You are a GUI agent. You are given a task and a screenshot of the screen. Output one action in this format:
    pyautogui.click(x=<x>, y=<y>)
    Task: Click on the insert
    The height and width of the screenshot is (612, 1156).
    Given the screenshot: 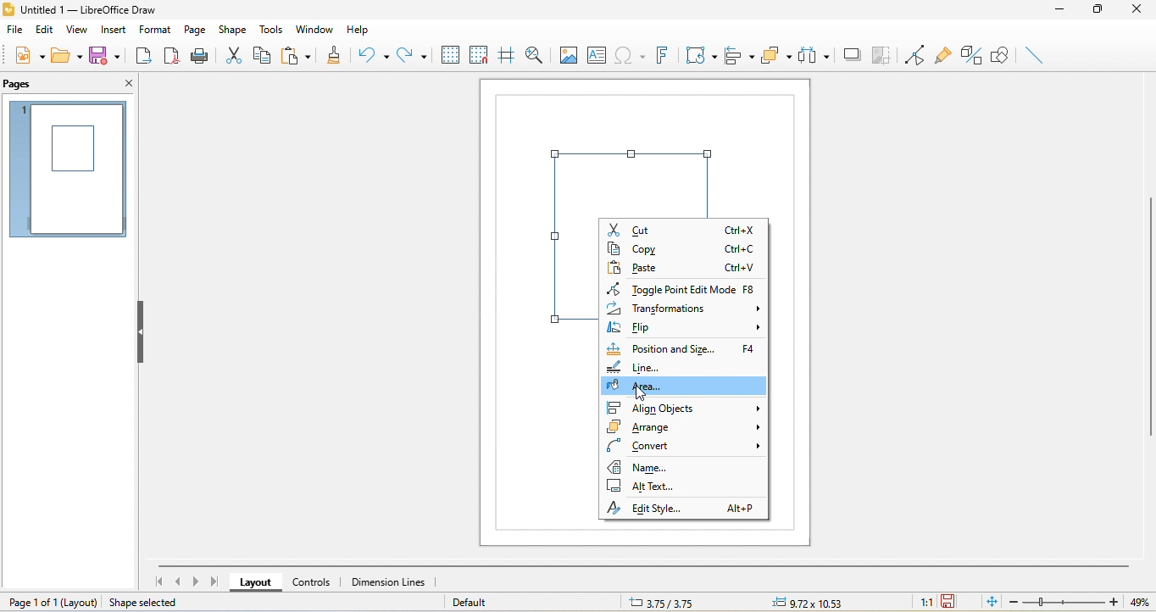 What is the action you would take?
    pyautogui.click(x=114, y=31)
    